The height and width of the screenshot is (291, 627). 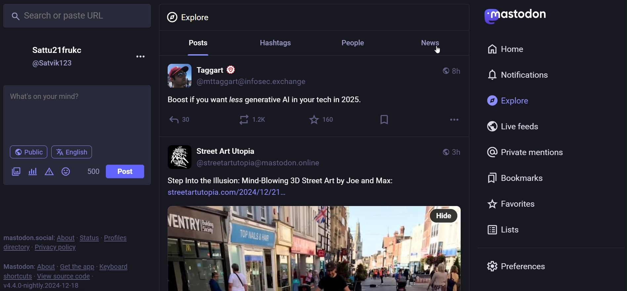 I want to click on profile picture, so click(x=178, y=156).